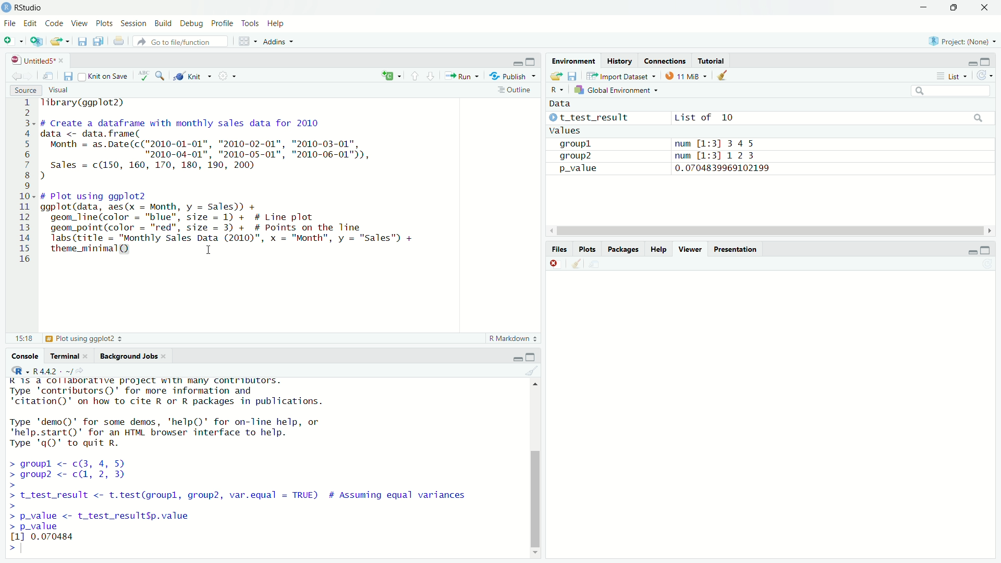 The width and height of the screenshot is (1001, 563). I want to click on scroll bar, so click(769, 231).